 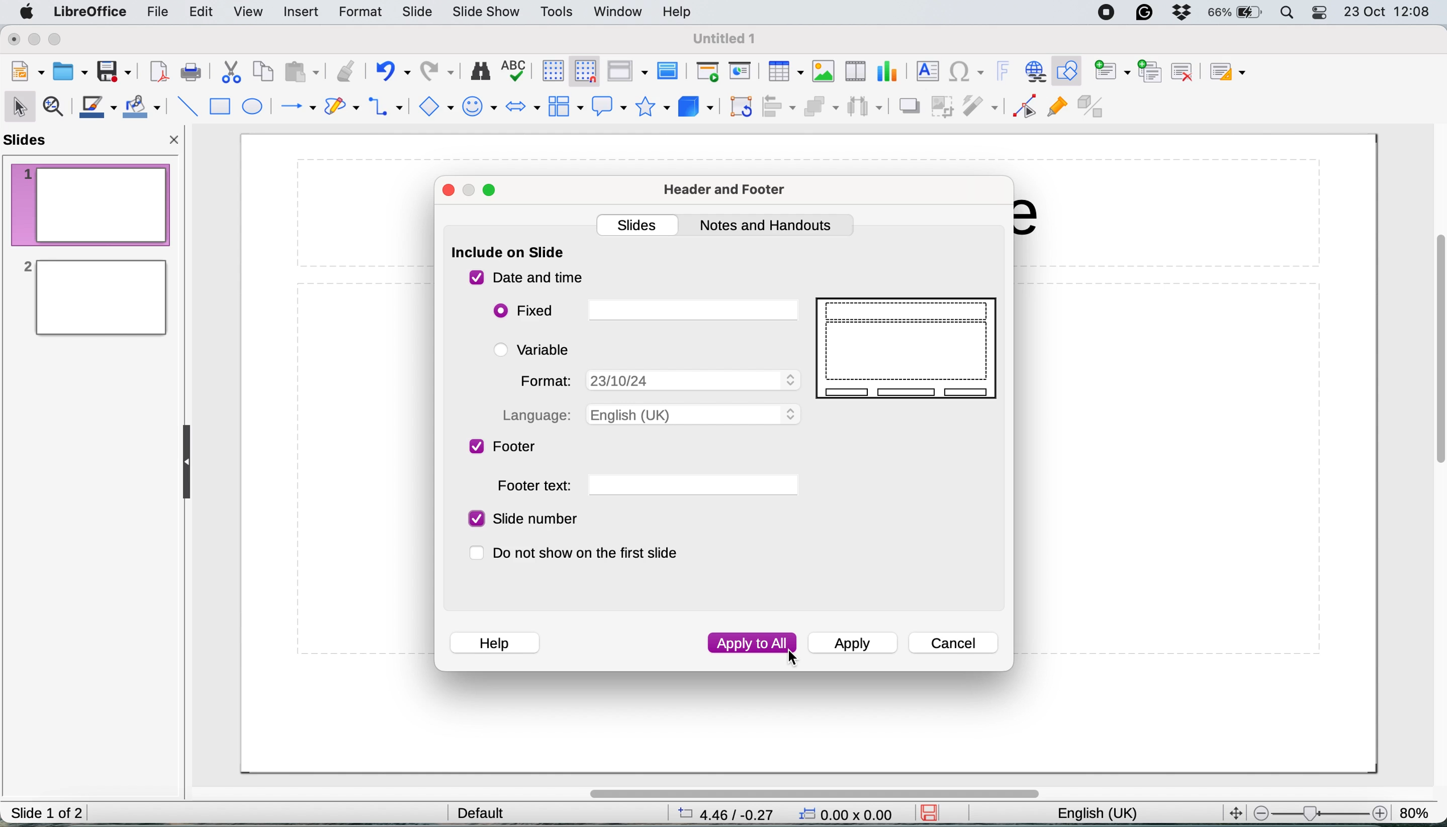 I want to click on 4.46/-0.27, so click(x=733, y=813).